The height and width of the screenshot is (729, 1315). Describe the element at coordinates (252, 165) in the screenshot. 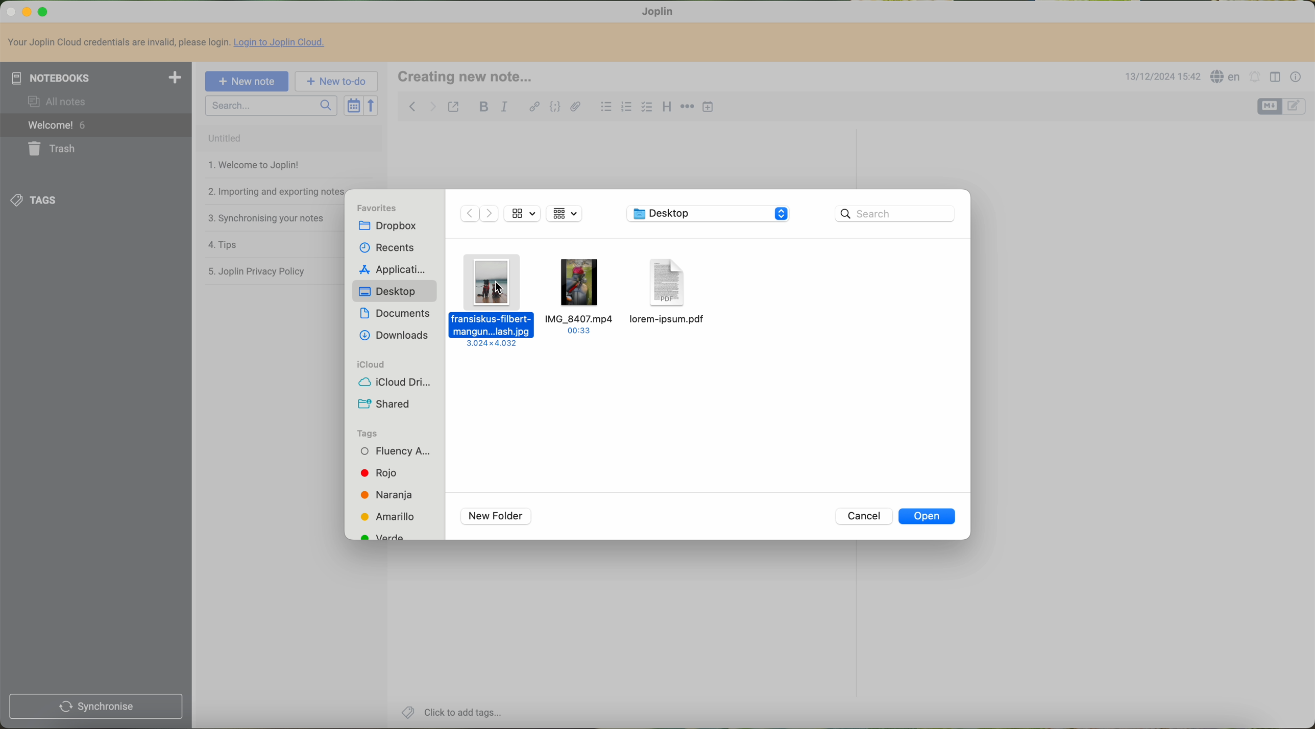

I see `welcome to joplin` at that location.